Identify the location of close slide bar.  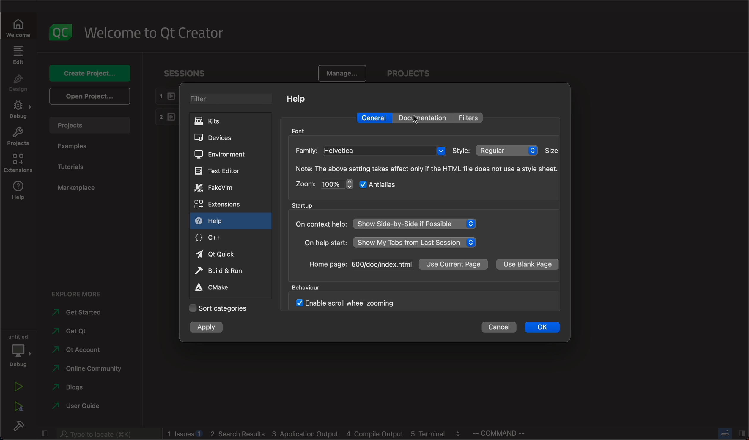
(728, 434).